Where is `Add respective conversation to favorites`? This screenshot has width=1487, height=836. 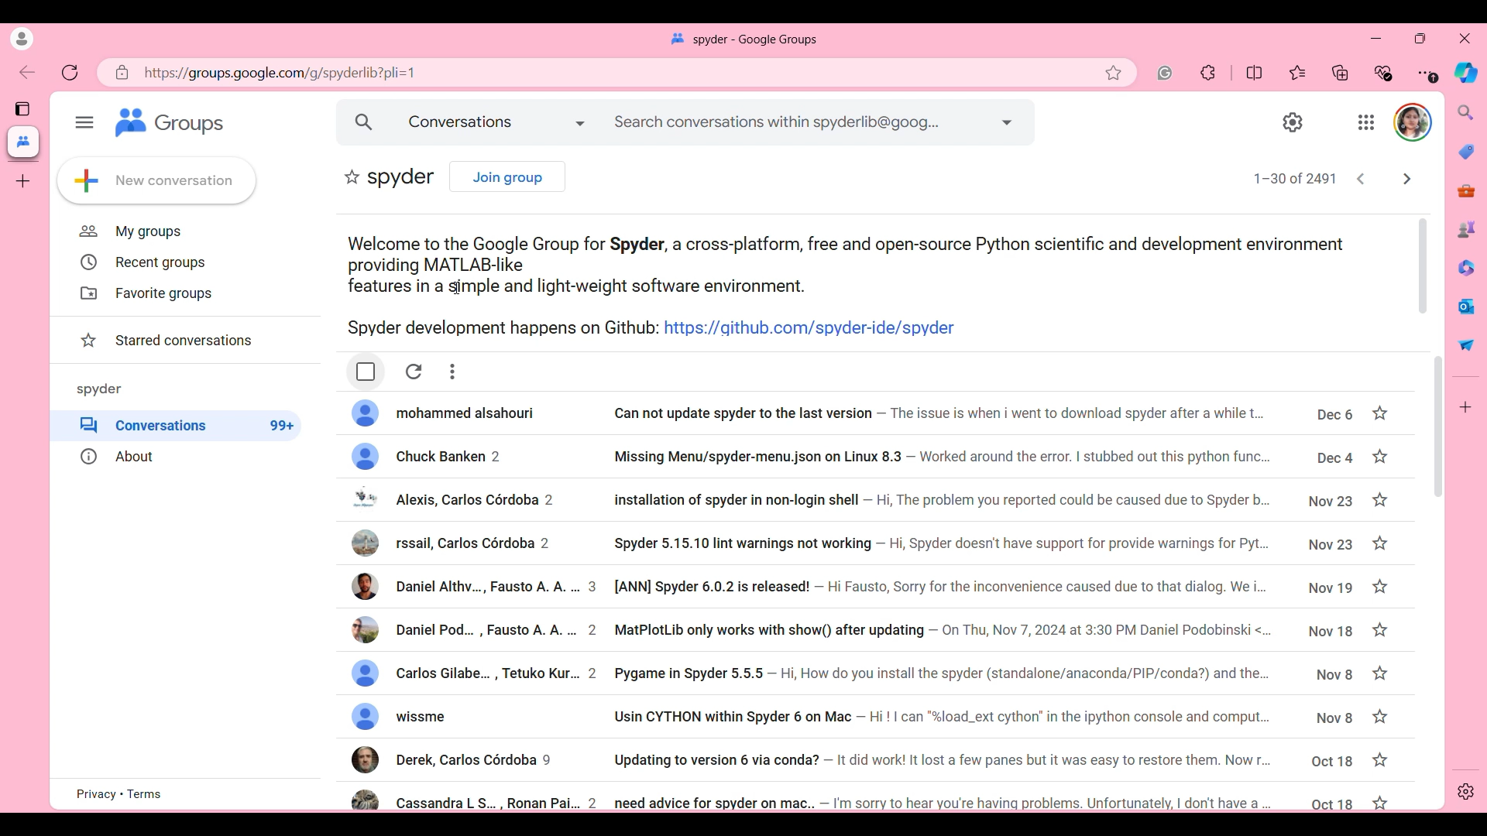 Add respective conversation to favorites is located at coordinates (1379, 607).